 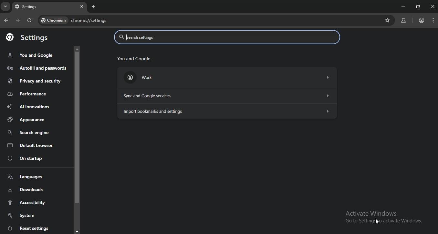 What do you see at coordinates (77, 139) in the screenshot?
I see `scrall bar` at bounding box center [77, 139].